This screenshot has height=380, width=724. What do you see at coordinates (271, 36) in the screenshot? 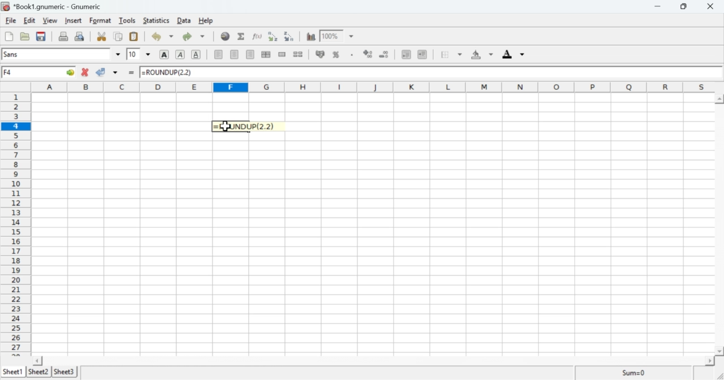
I see `Sort in ascending` at bounding box center [271, 36].